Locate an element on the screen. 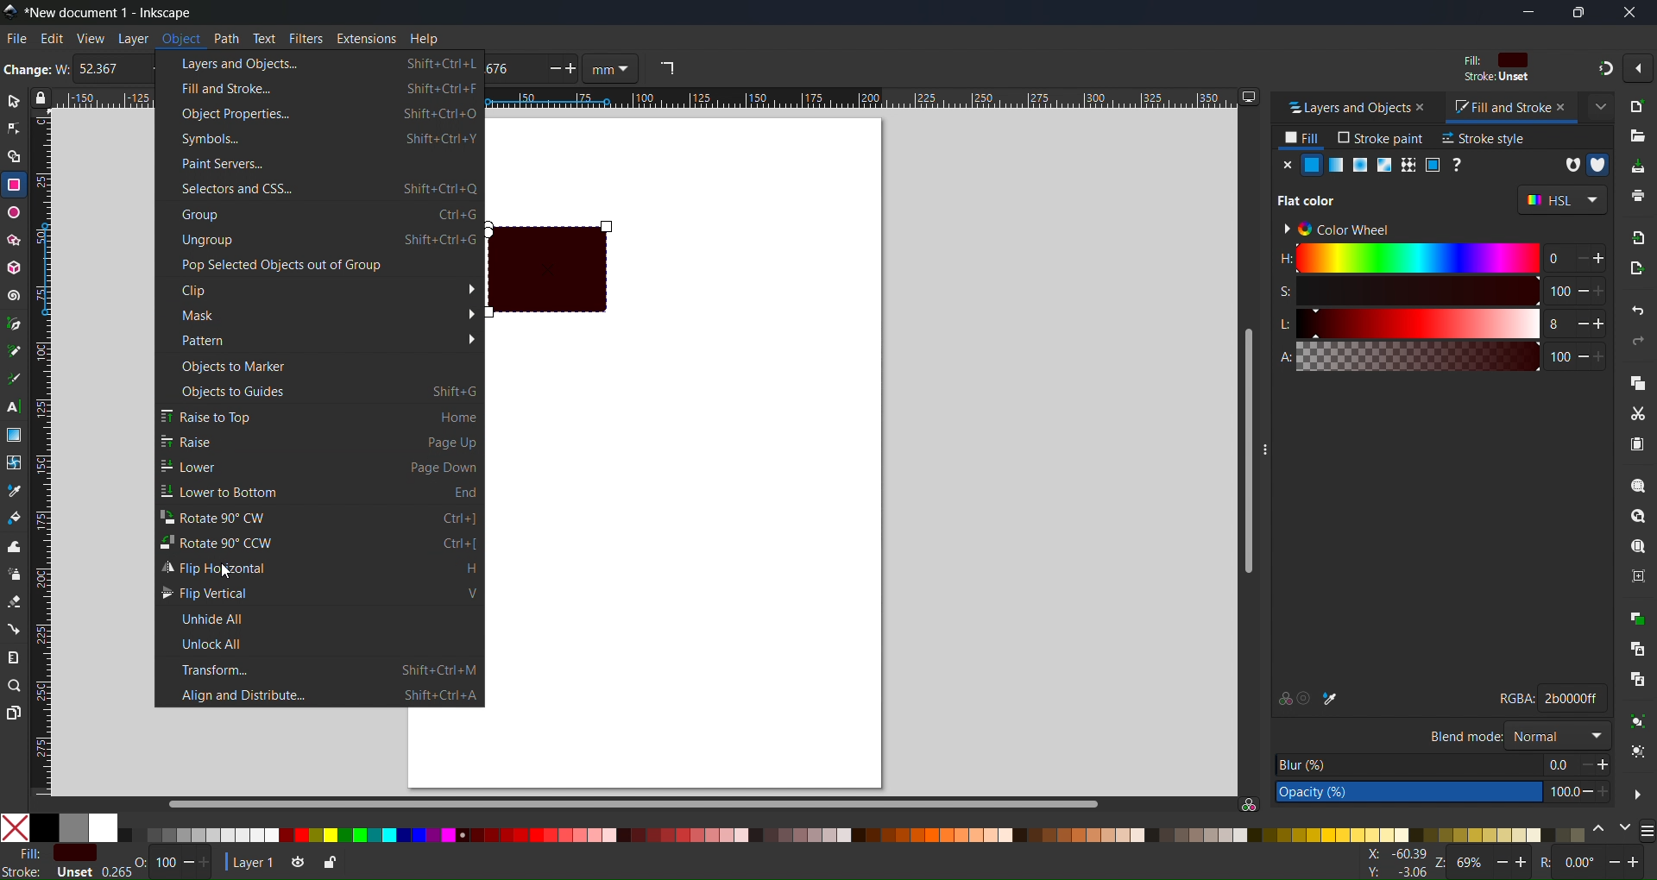 The image size is (1657, 880). Alpha is located at coordinates (1405, 356).